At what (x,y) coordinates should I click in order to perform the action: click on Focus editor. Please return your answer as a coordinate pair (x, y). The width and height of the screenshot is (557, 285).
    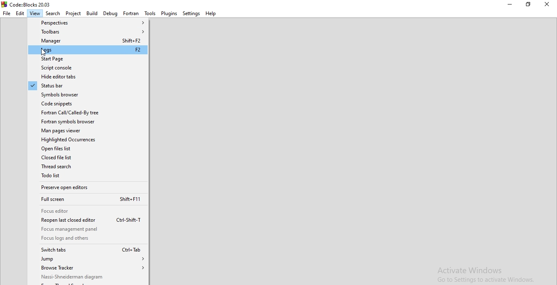
    Looking at the image, I should click on (88, 211).